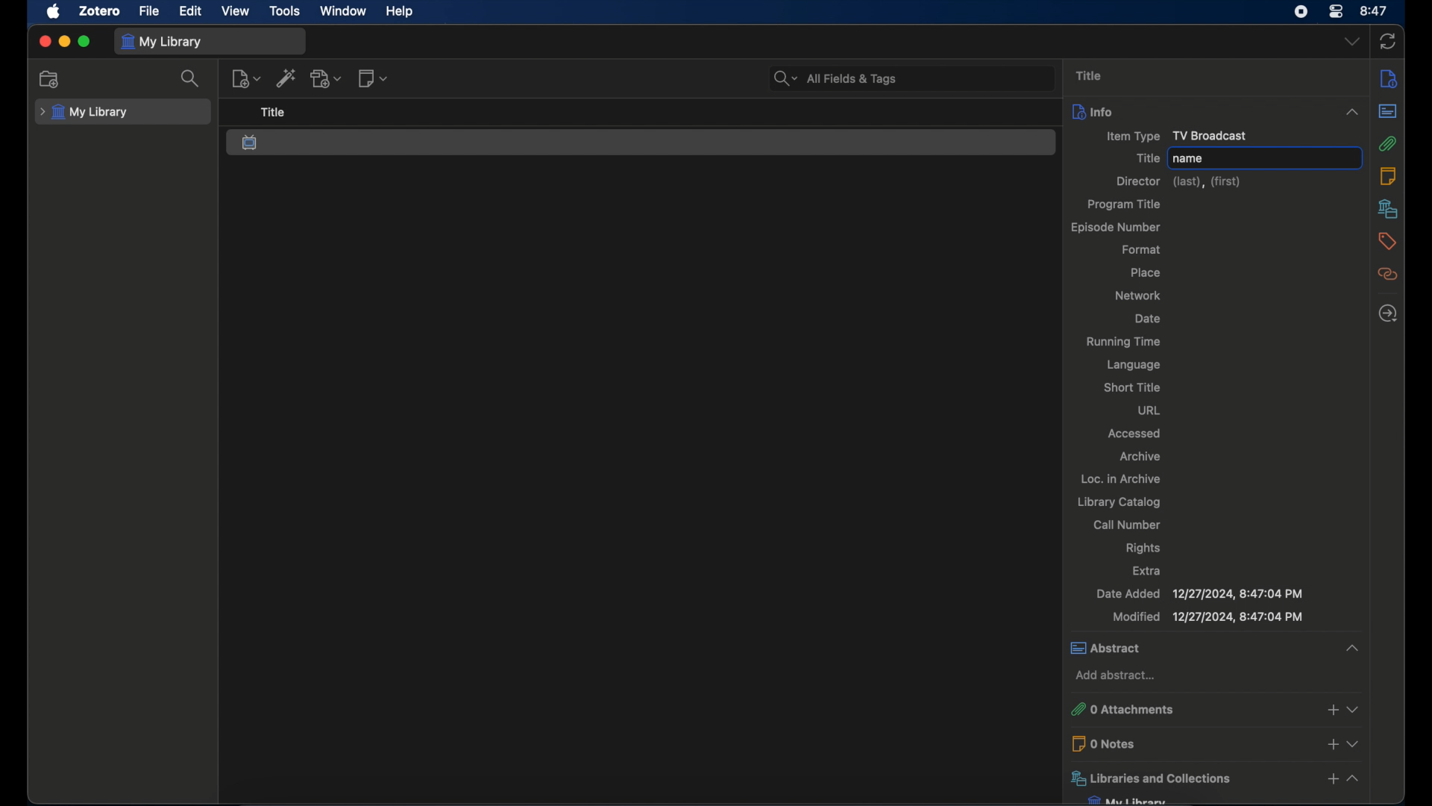  Describe the element at coordinates (251, 143) in the screenshot. I see `tv broadcast` at that location.